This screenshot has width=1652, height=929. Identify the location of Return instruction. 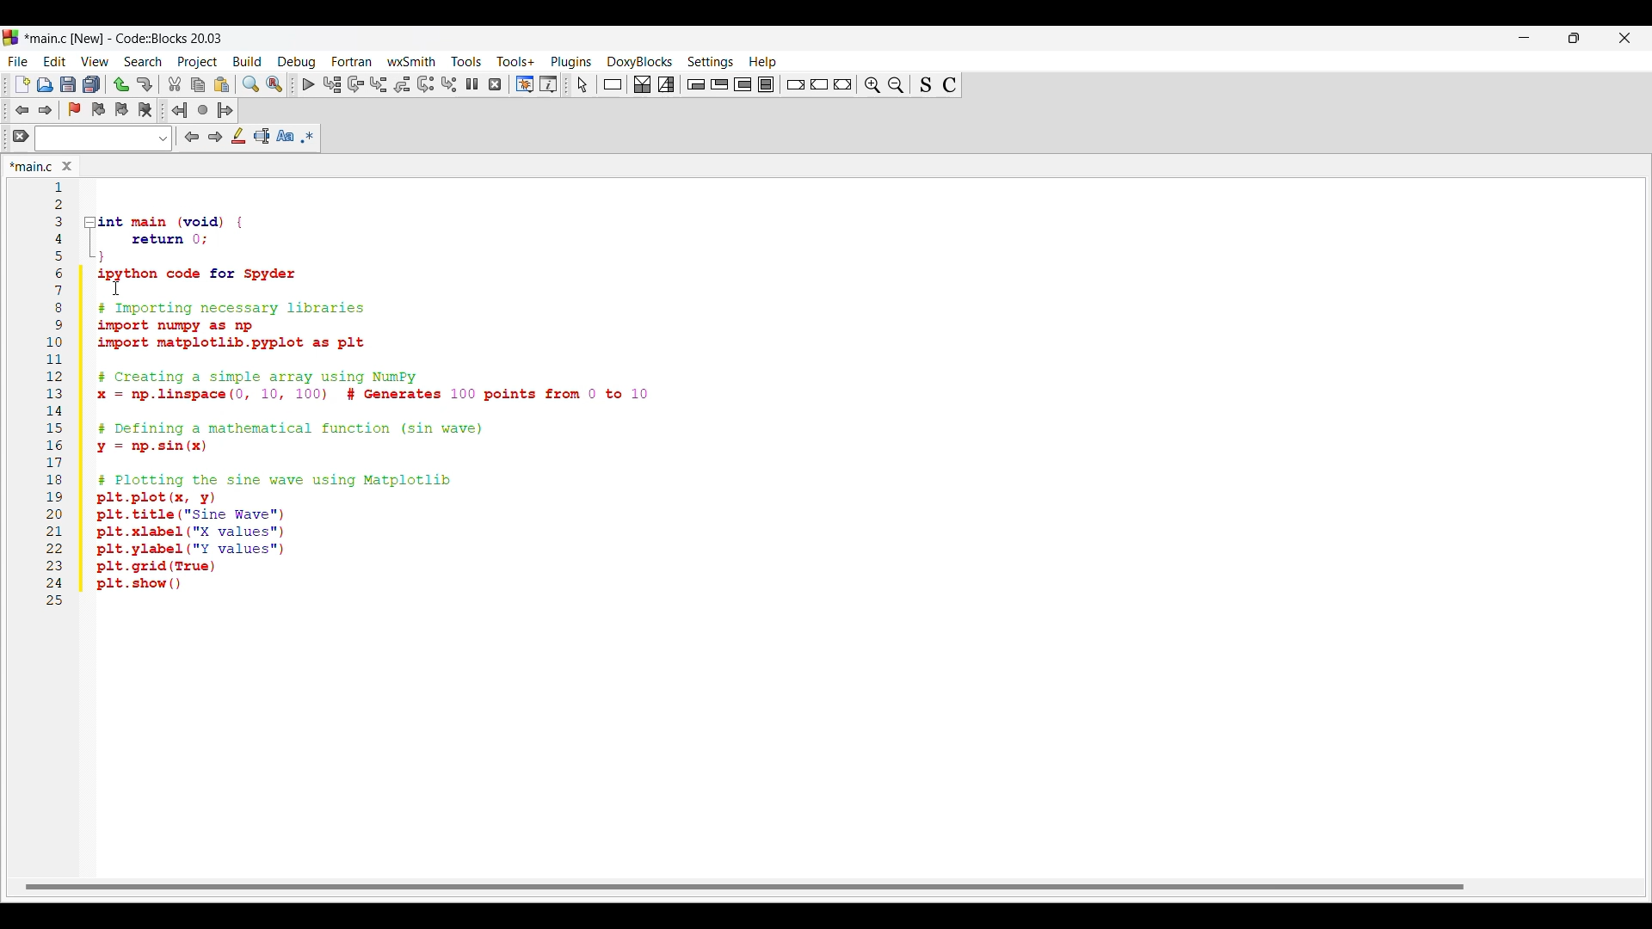
(842, 84).